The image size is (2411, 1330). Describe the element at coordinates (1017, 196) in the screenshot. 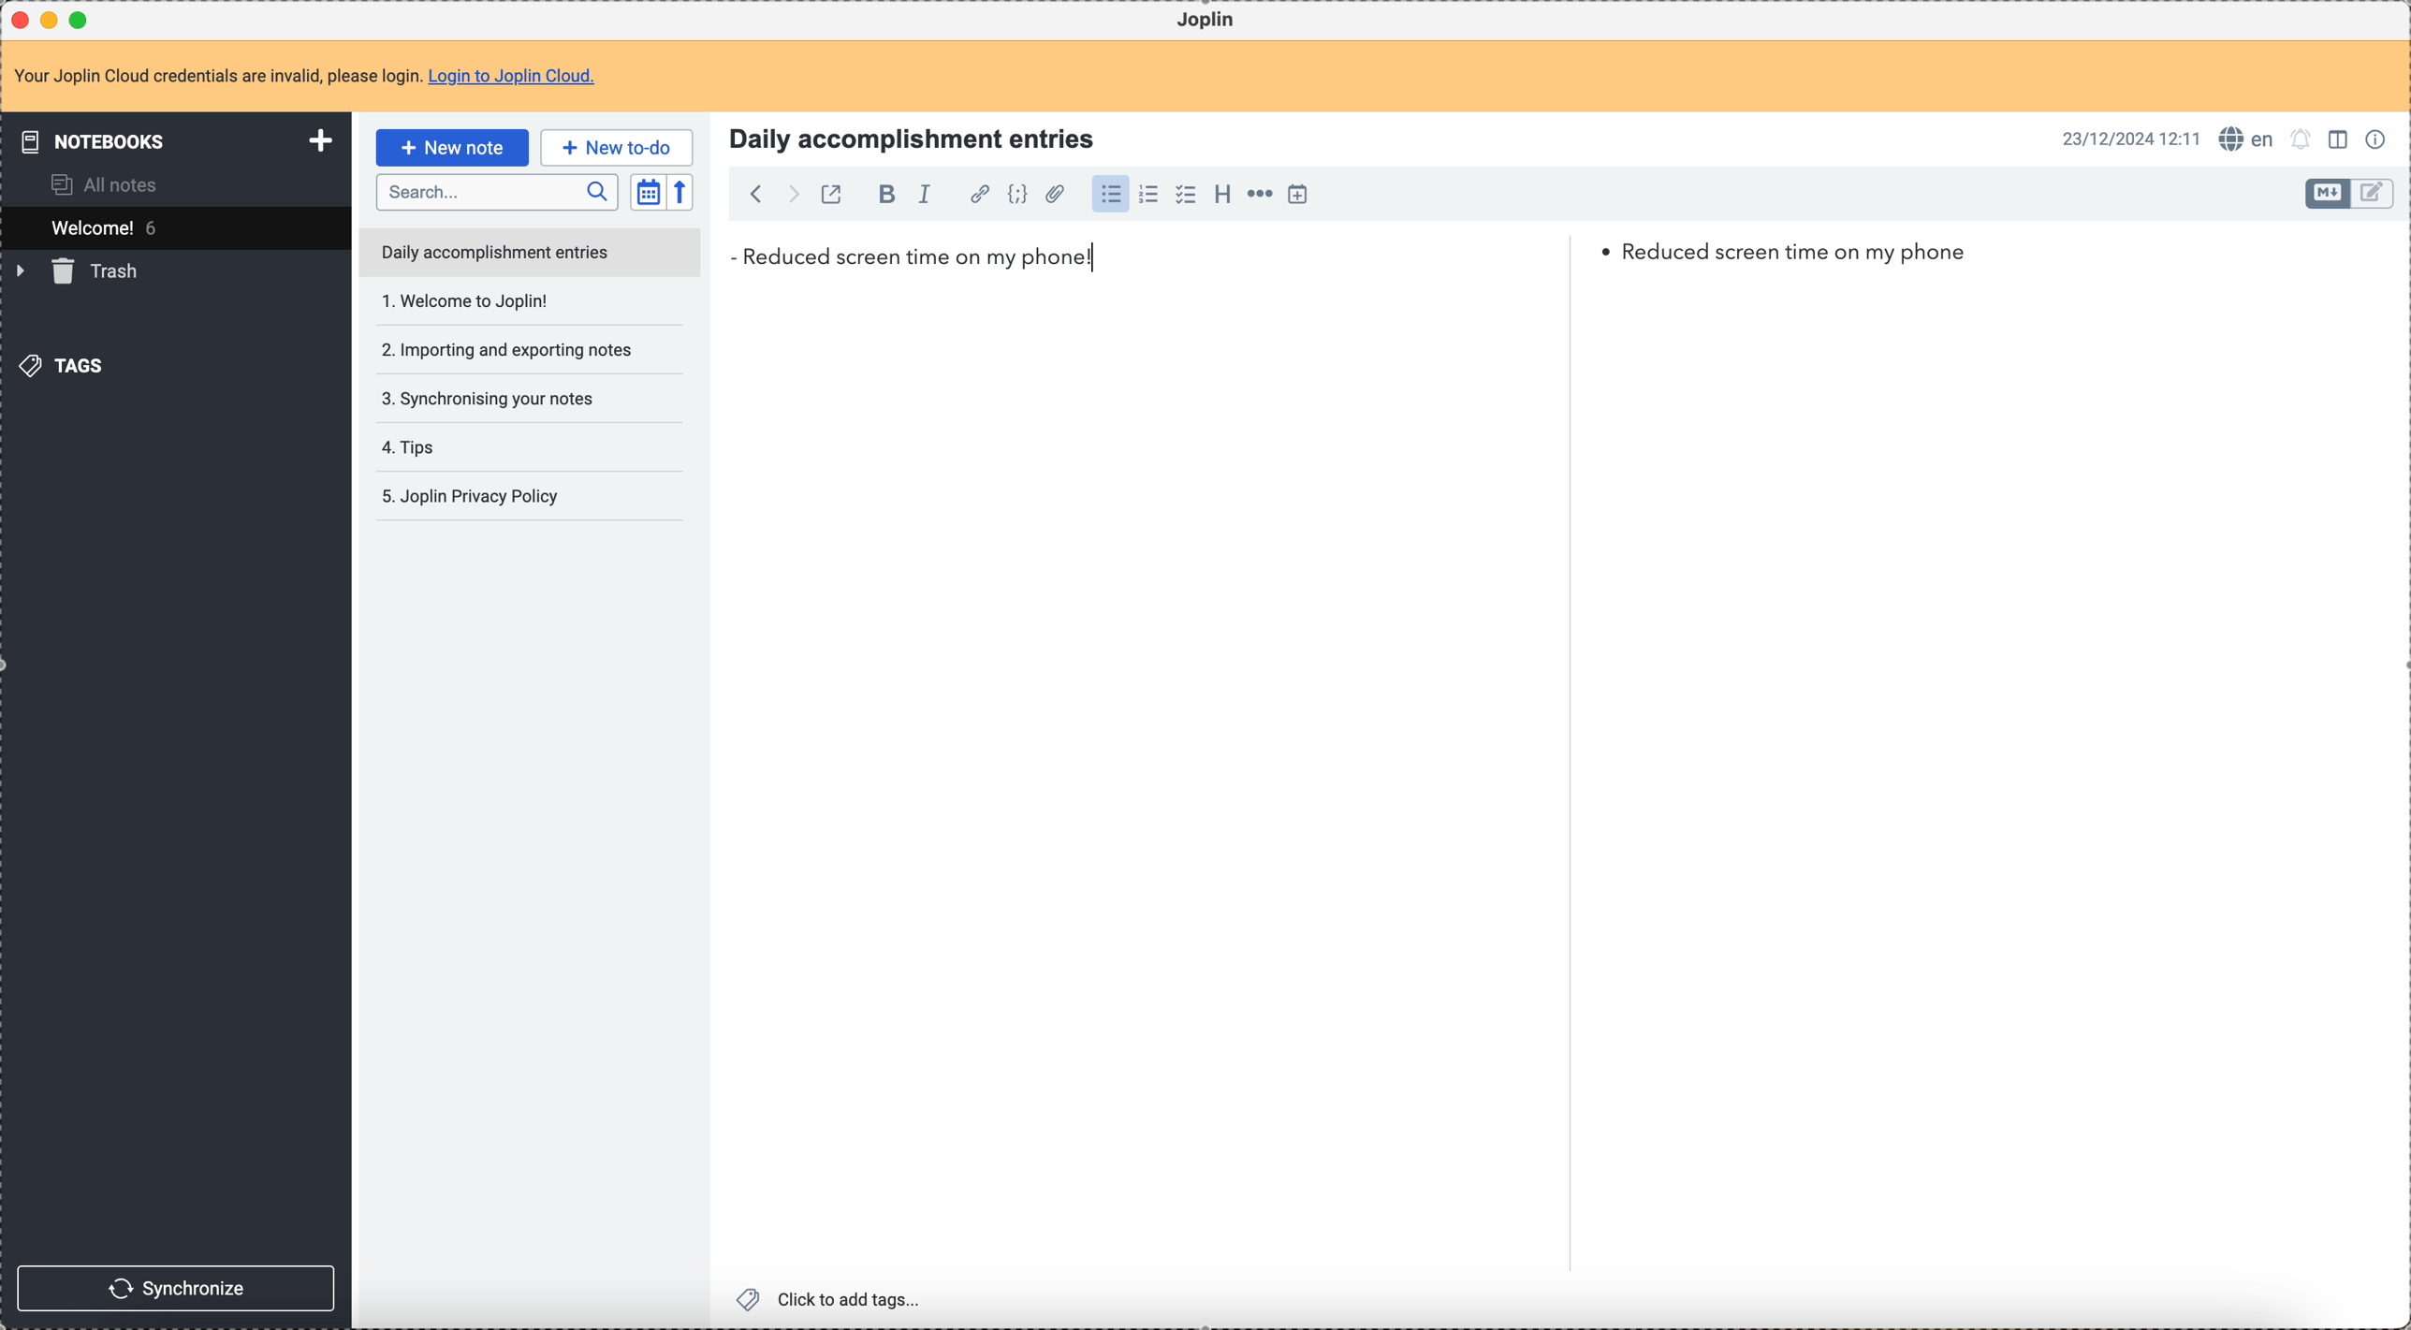

I see `code` at that location.